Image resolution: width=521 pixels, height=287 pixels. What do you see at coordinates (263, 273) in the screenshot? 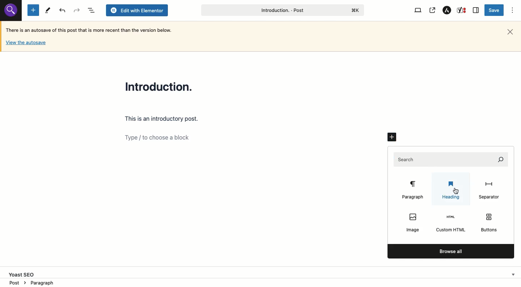
I see `Yoast SEO` at bounding box center [263, 273].